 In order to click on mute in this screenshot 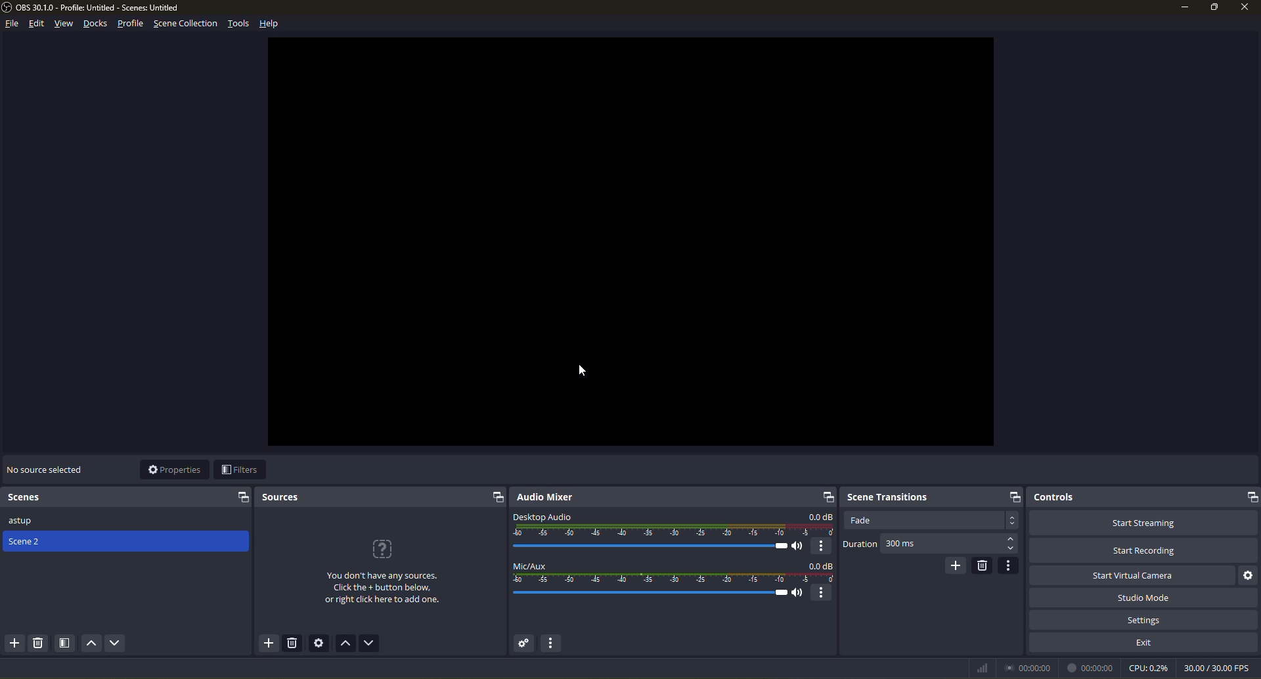, I will do `click(797, 546)`.